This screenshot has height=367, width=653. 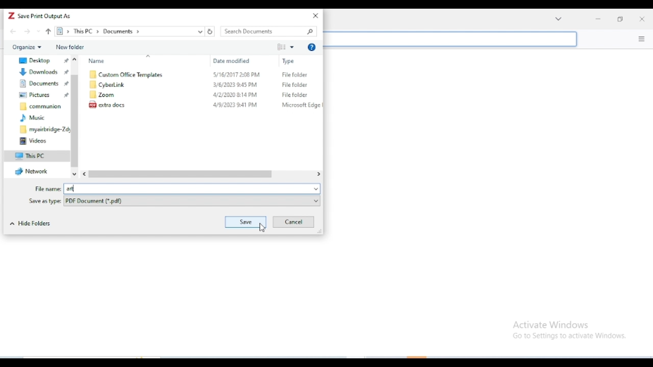 I want to click on Save as type:, so click(x=44, y=201).